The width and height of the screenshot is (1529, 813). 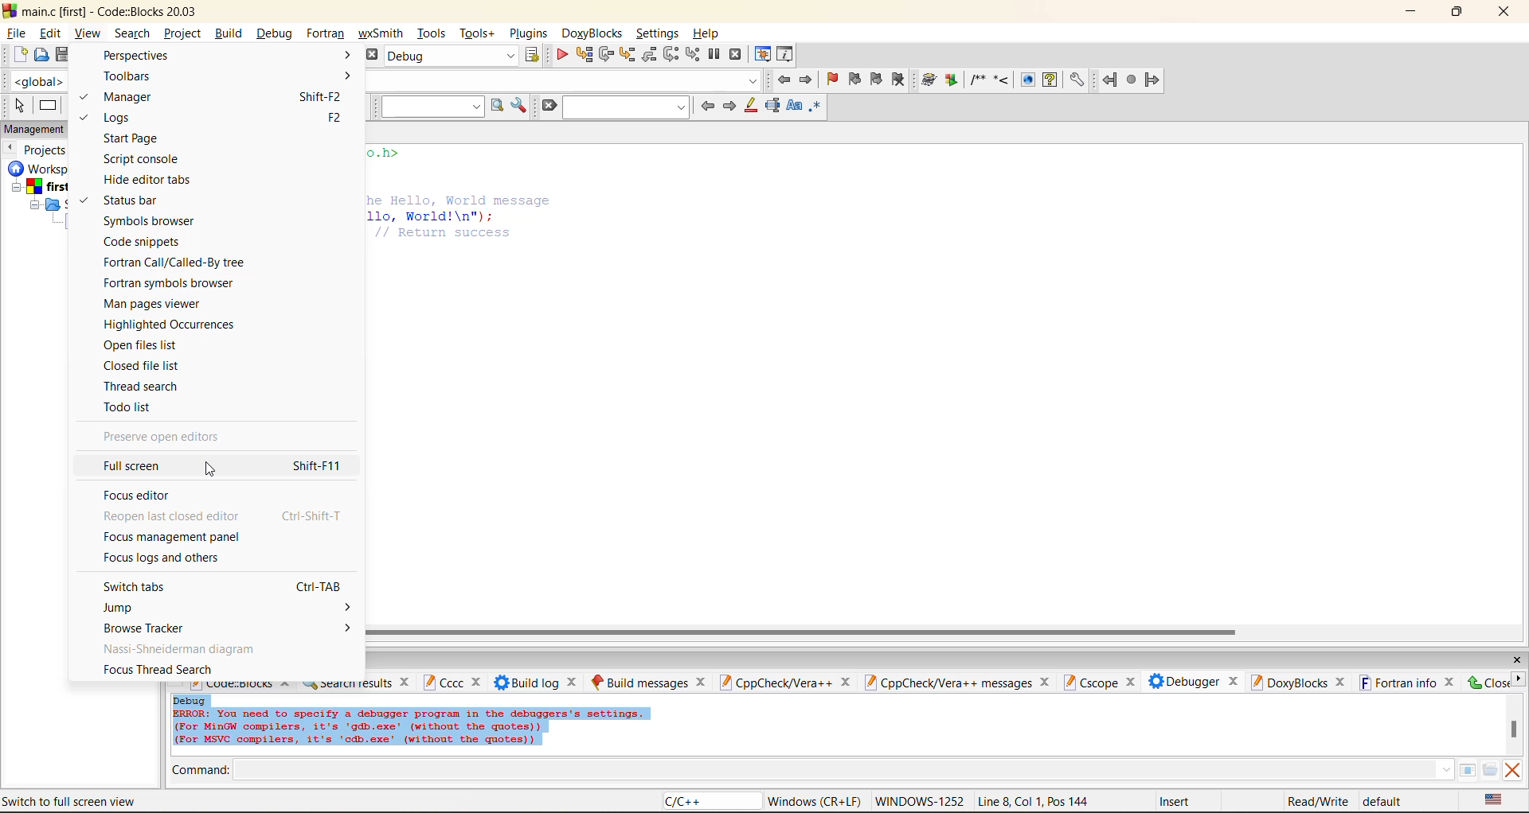 I want to click on clear bookmarks, so click(x=901, y=79).